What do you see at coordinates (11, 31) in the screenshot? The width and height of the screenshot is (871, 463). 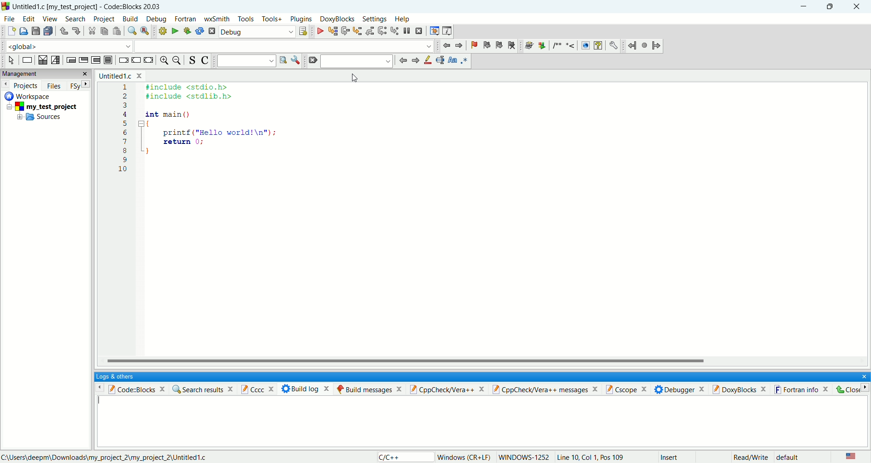 I see `new` at bounding box center [11, 31].